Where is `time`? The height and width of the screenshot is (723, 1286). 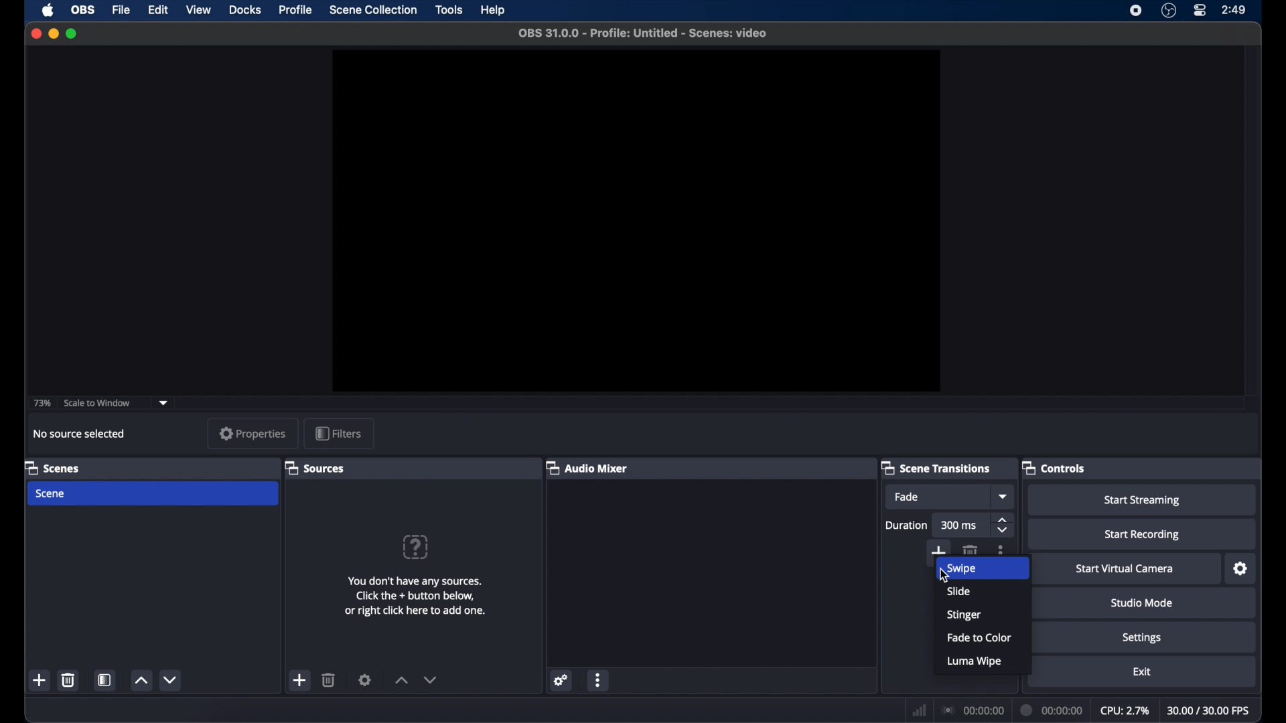
time is located at coordinates (1235, 10).